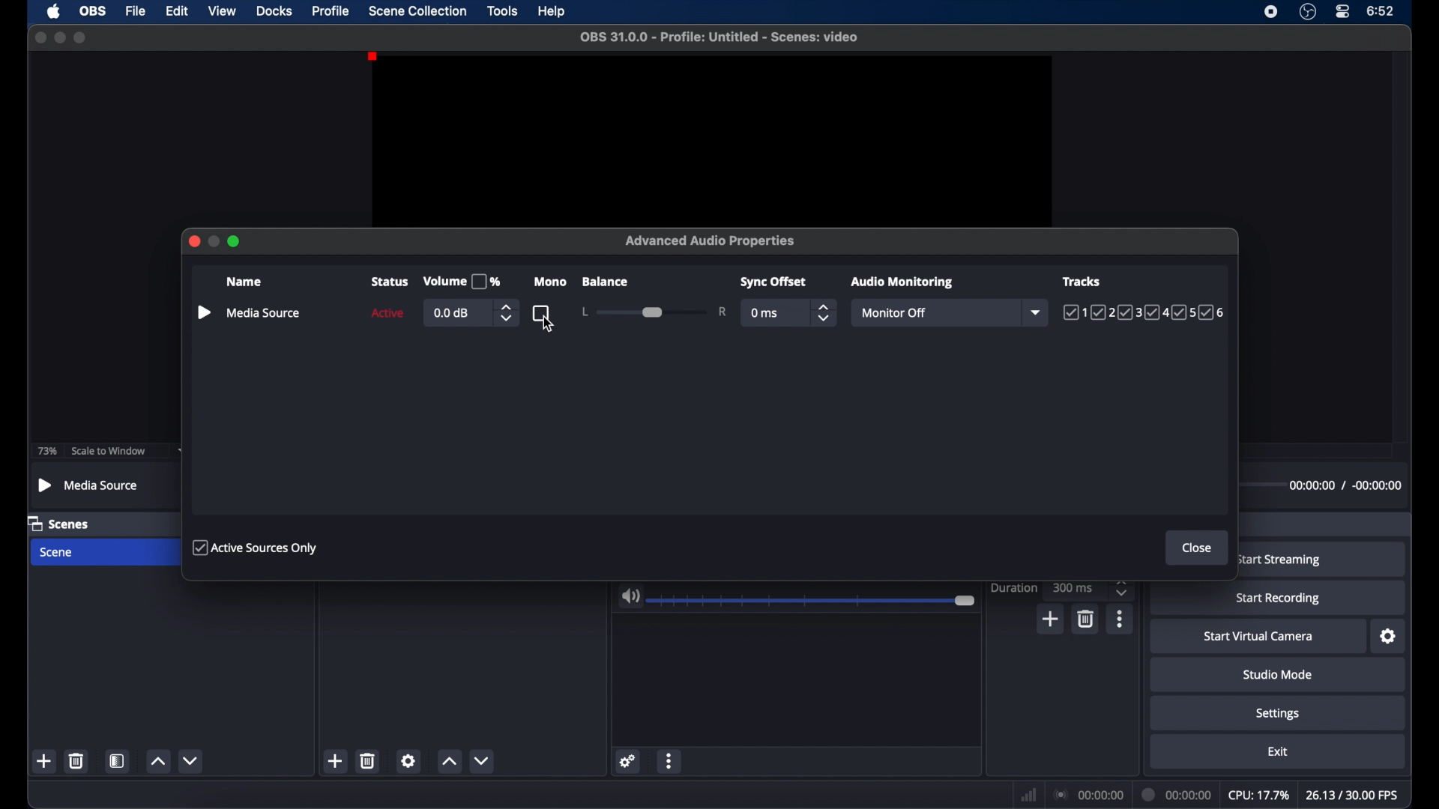  I want to click on 0.0 db, so click(453, 314).